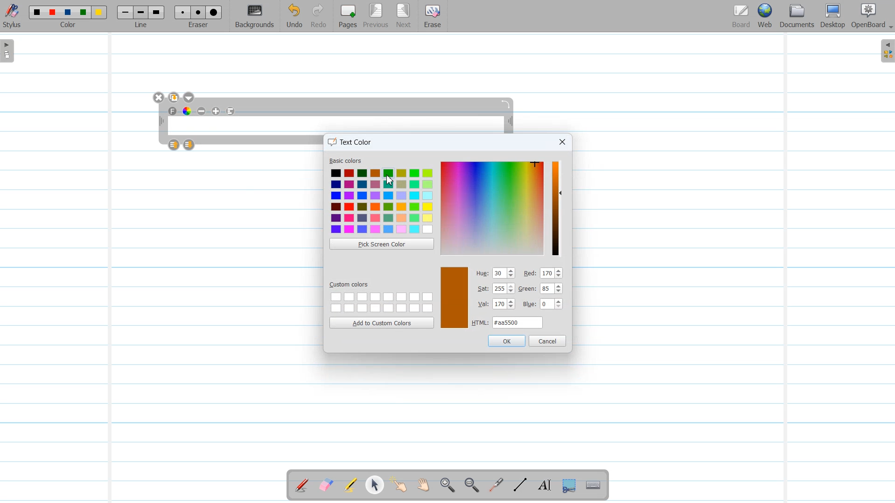  What do you see at coordinates (347, 161) in the screenshot?
I see `basic colors` at bounding box center [347, 161].